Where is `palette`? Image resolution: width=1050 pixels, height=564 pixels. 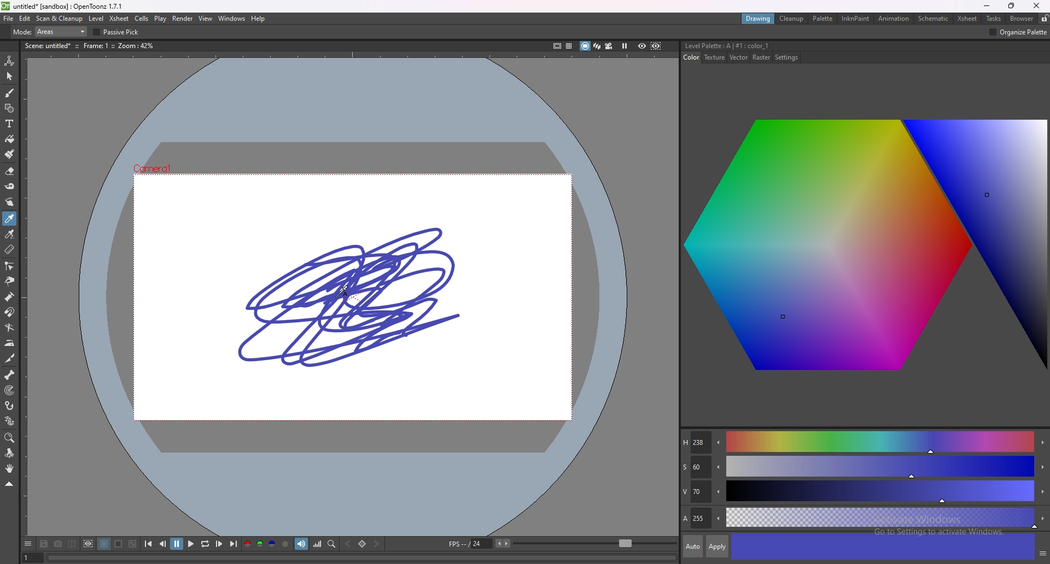
palette is located at coordinates (822, 18).